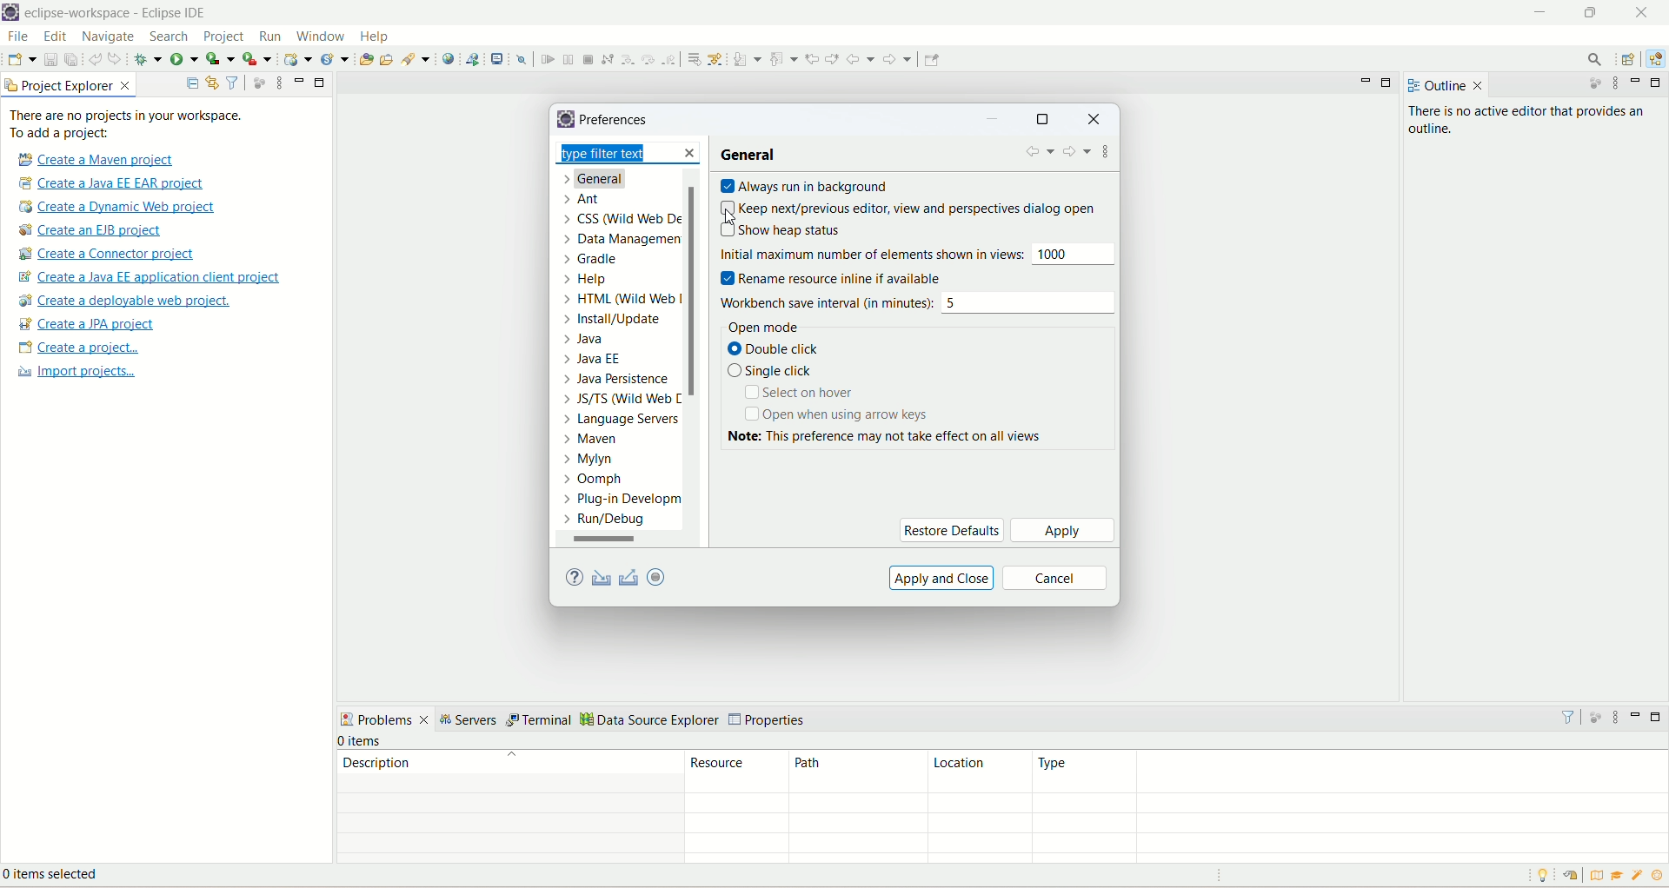 Image resolution: width=1669 pixels, height=888 pixels. Describe the element at coordinates (275, 84) in the screenshot. I see `view menu` at that location.